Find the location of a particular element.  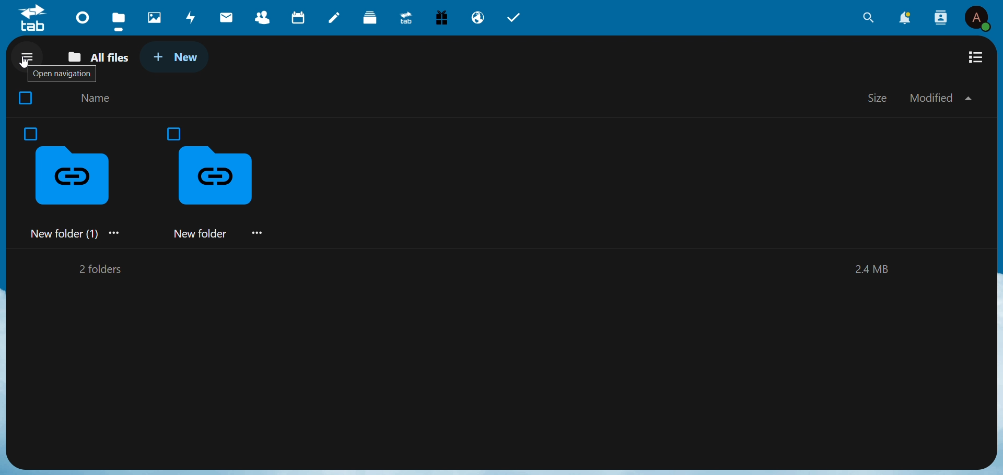

edit is located at coordinates (336, 18).